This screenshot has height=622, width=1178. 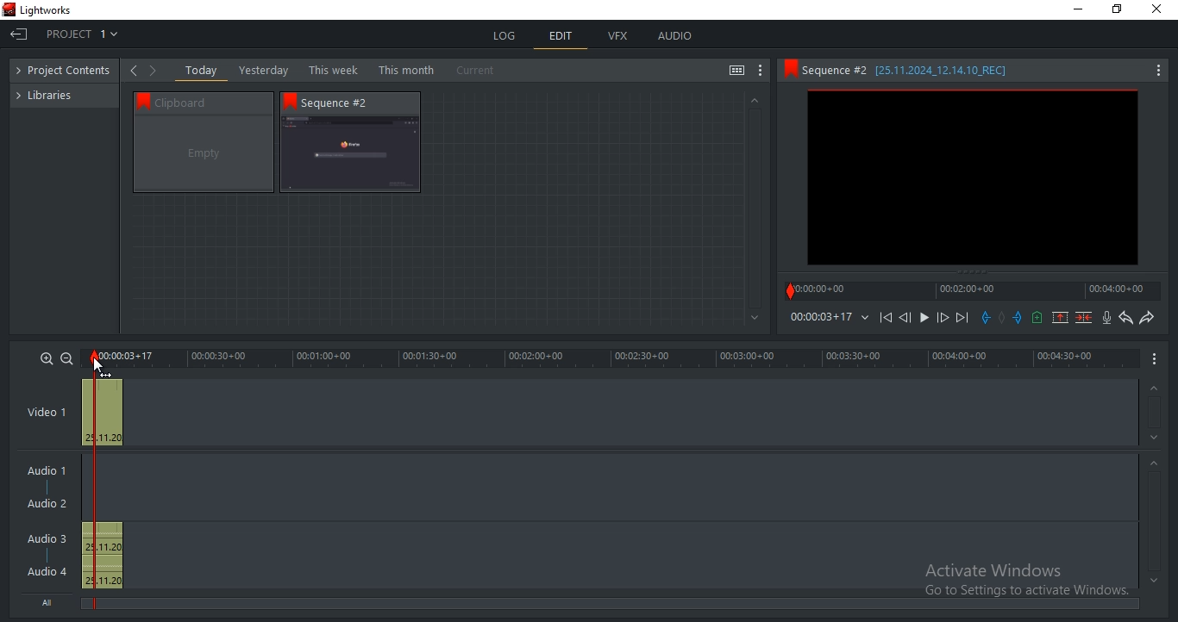 I want to click on Sequence #2, so click(x=344, y=103).